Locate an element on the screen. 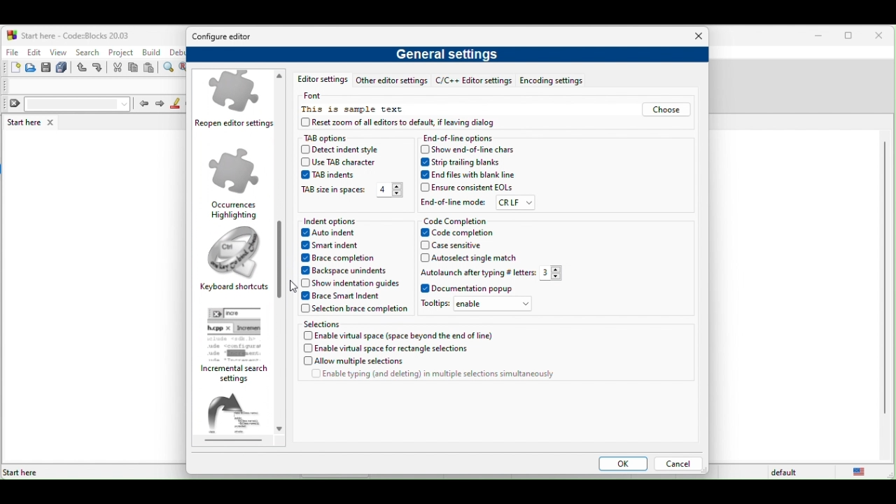  project is located at coordinates (121, 51).